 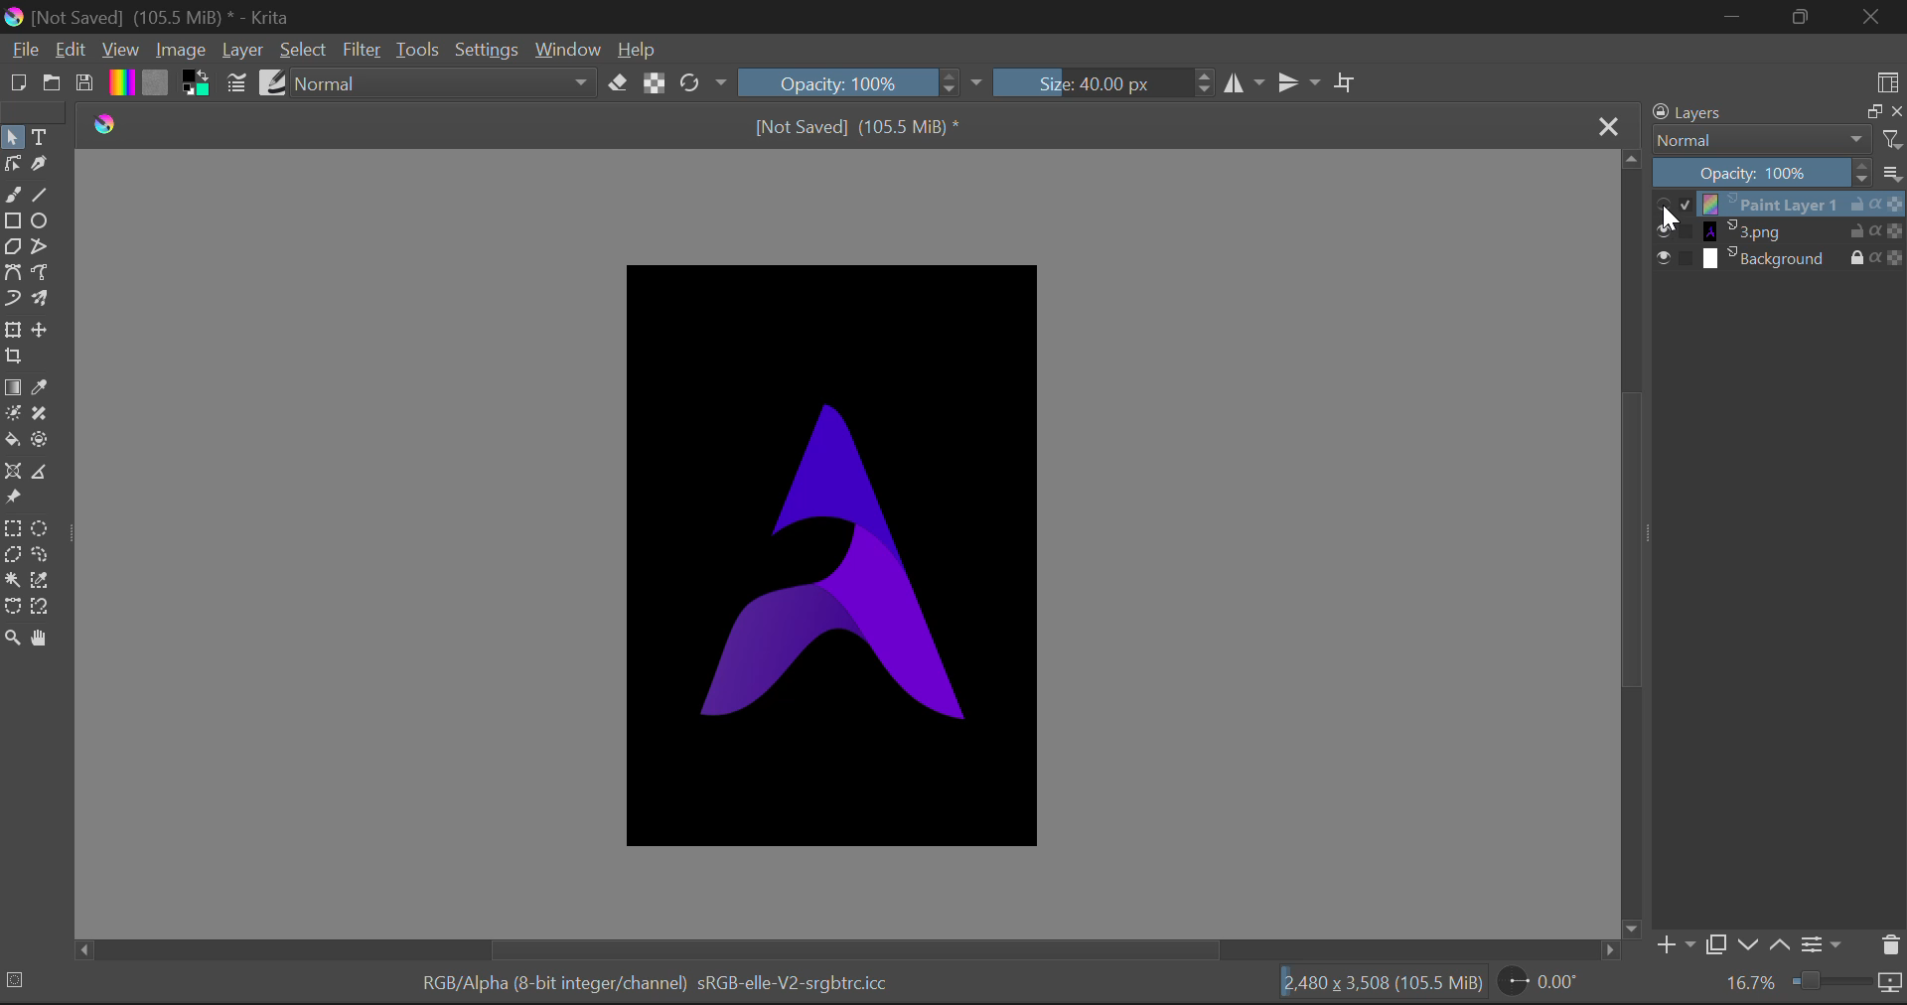 I want to click on Rotation, so click(x=704, y=82).